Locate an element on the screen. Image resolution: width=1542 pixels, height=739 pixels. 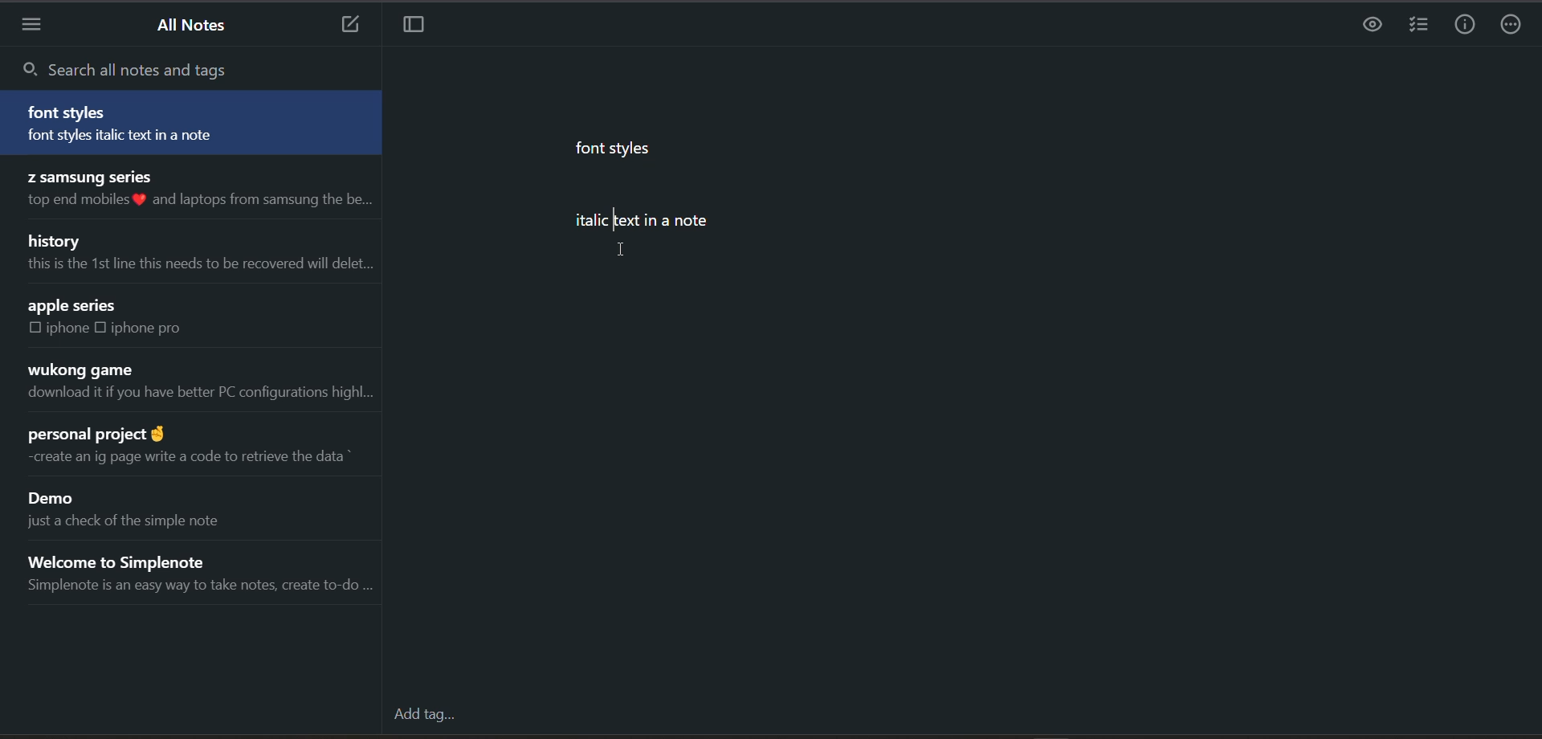
note title and preview is located at coordinates (206, 574).